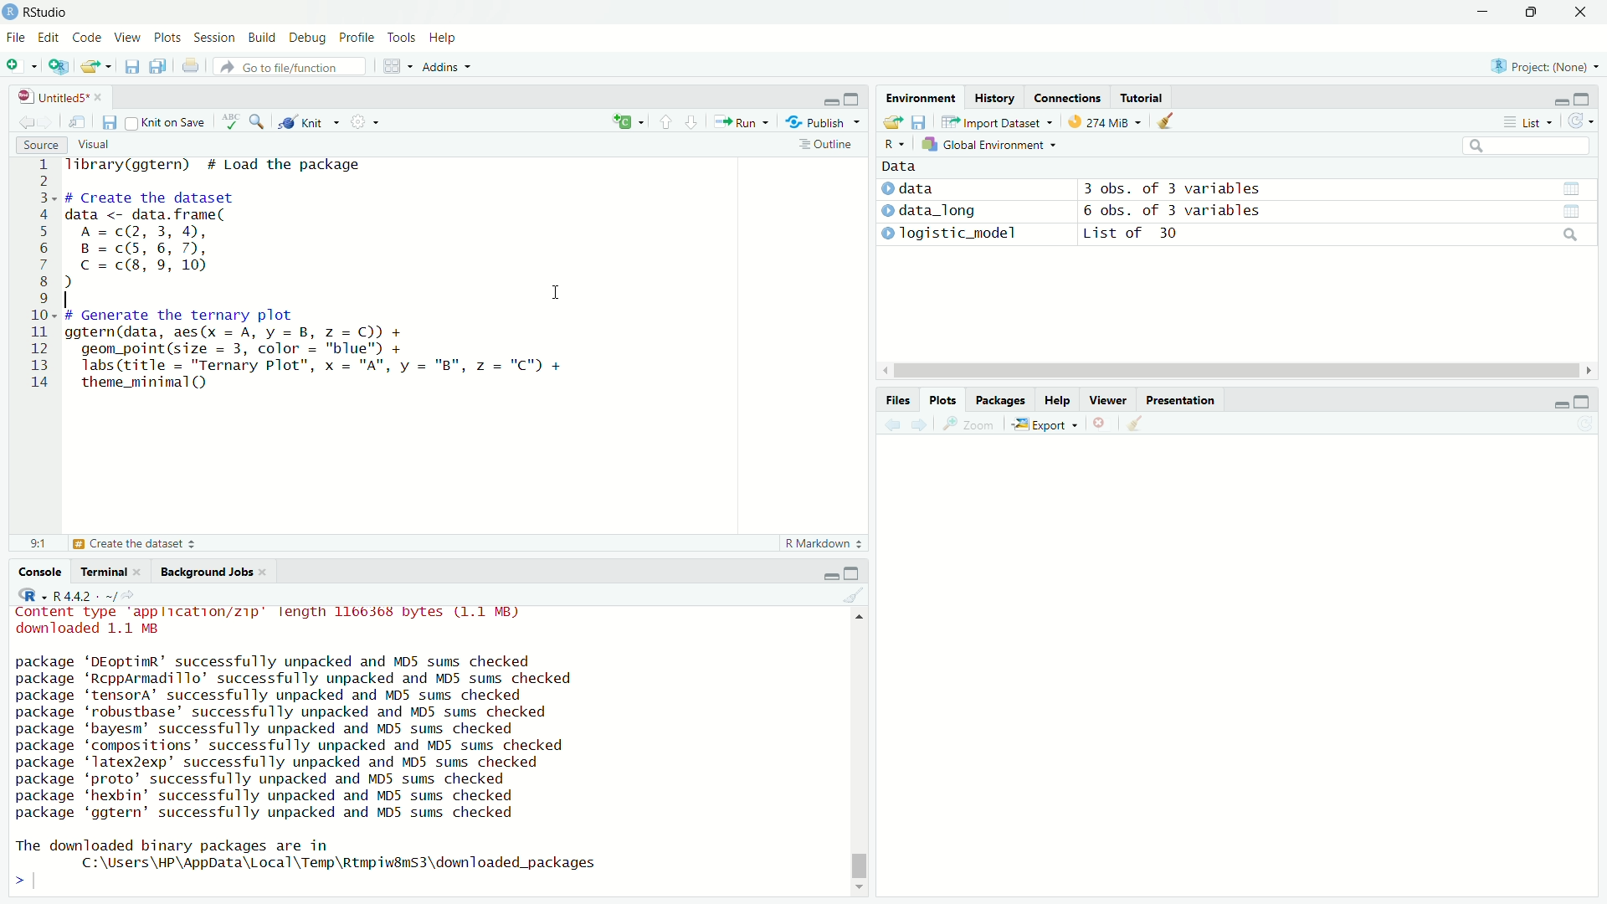  Describe the element at coordinates (972, 428) in the screenshot. I see `zoom` at that location.